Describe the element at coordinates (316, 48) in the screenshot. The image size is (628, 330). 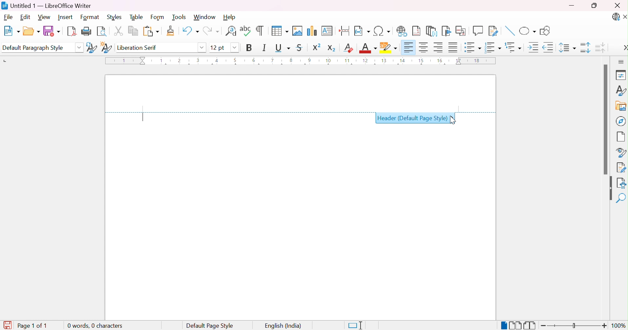
I see `Superscript` at that location.